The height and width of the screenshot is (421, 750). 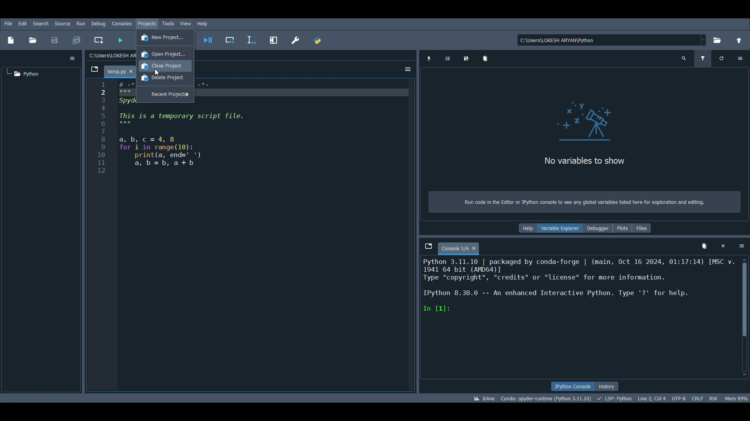 I want to click on Options, so click(x=739, y=247).